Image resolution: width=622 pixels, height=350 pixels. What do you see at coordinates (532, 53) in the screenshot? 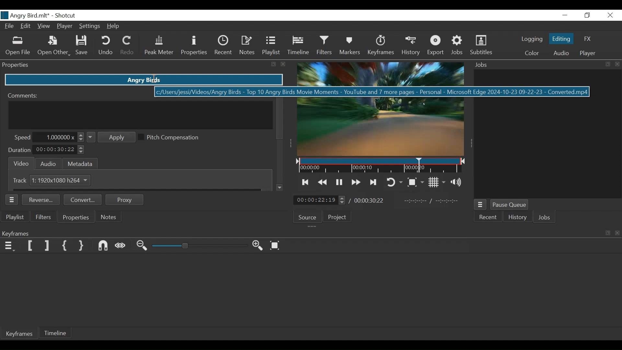
I see `Color` at bounding box center [532, 53].